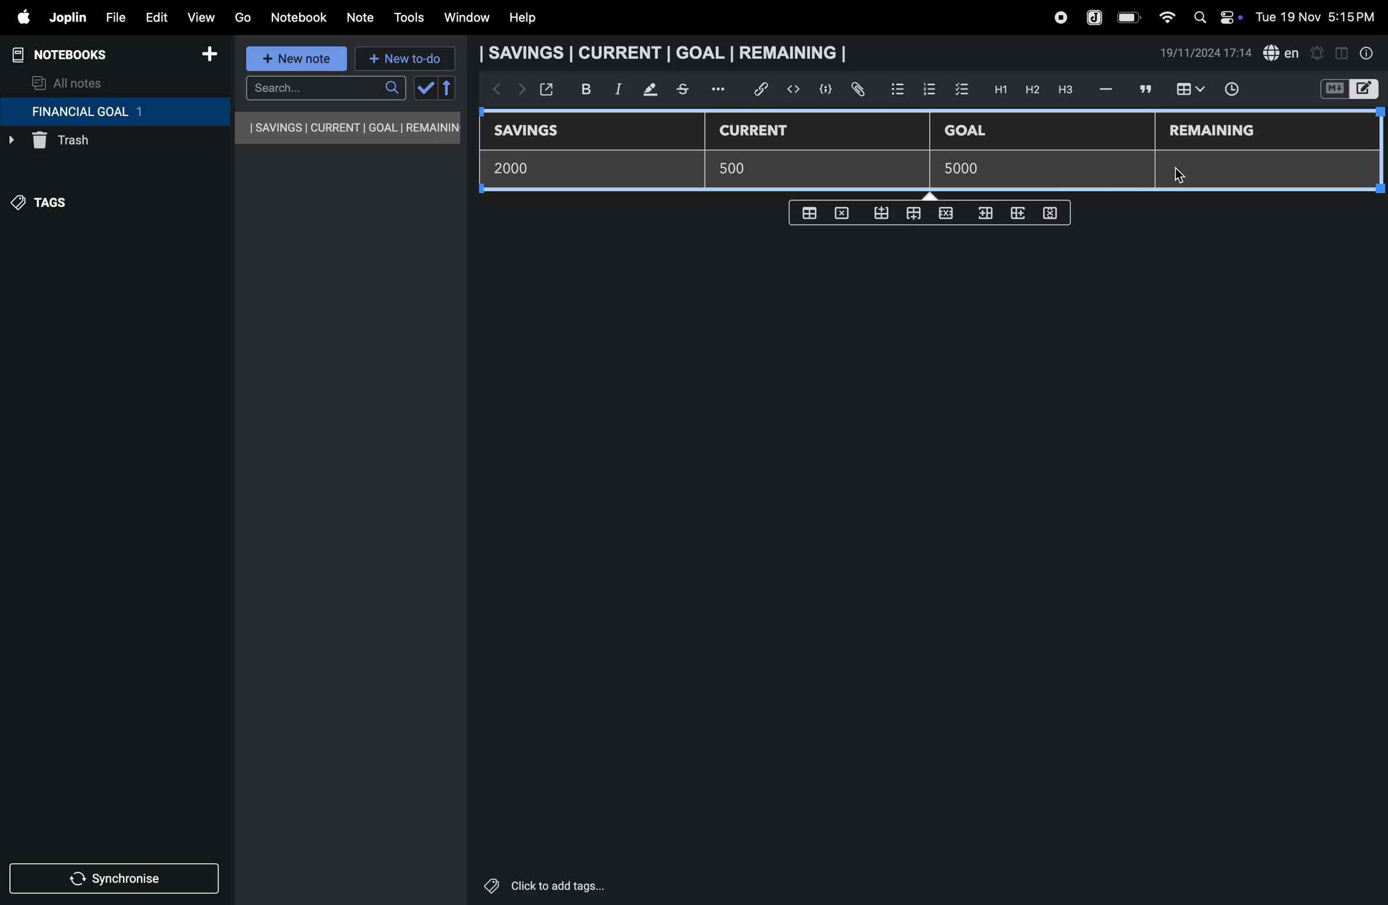 The width and height of the screenshot is (1388, 905). Describe the element at coordinates (999, 90) in the screenshot. I see `H1` at that location.